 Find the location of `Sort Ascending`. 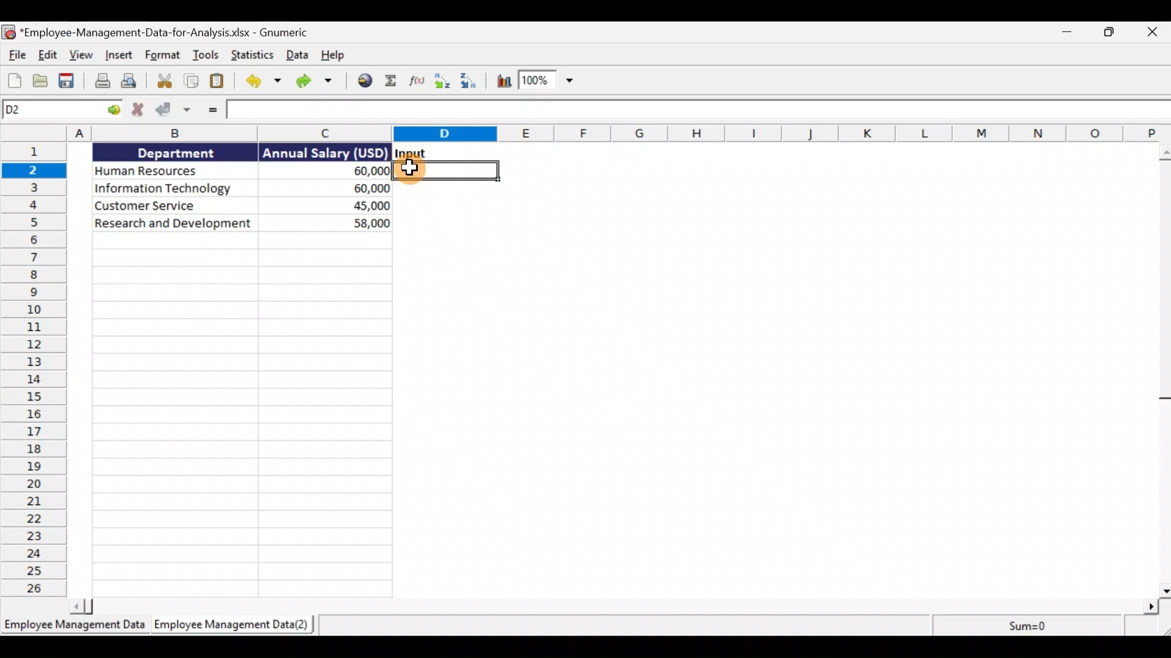

Sort Ascending is located at coordinates (442, 80).